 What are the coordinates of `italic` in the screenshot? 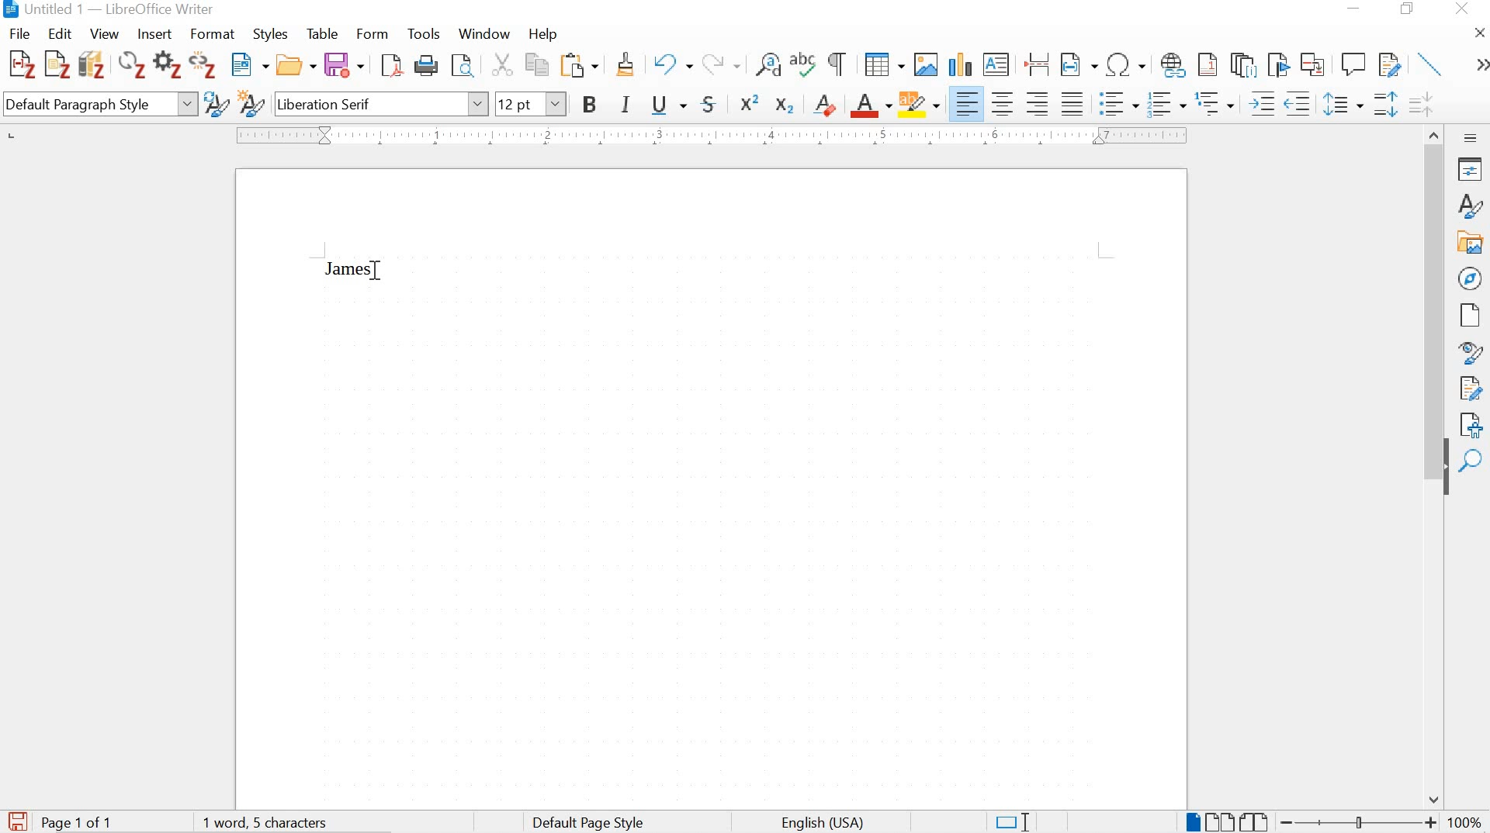 It's located at (627, 106).